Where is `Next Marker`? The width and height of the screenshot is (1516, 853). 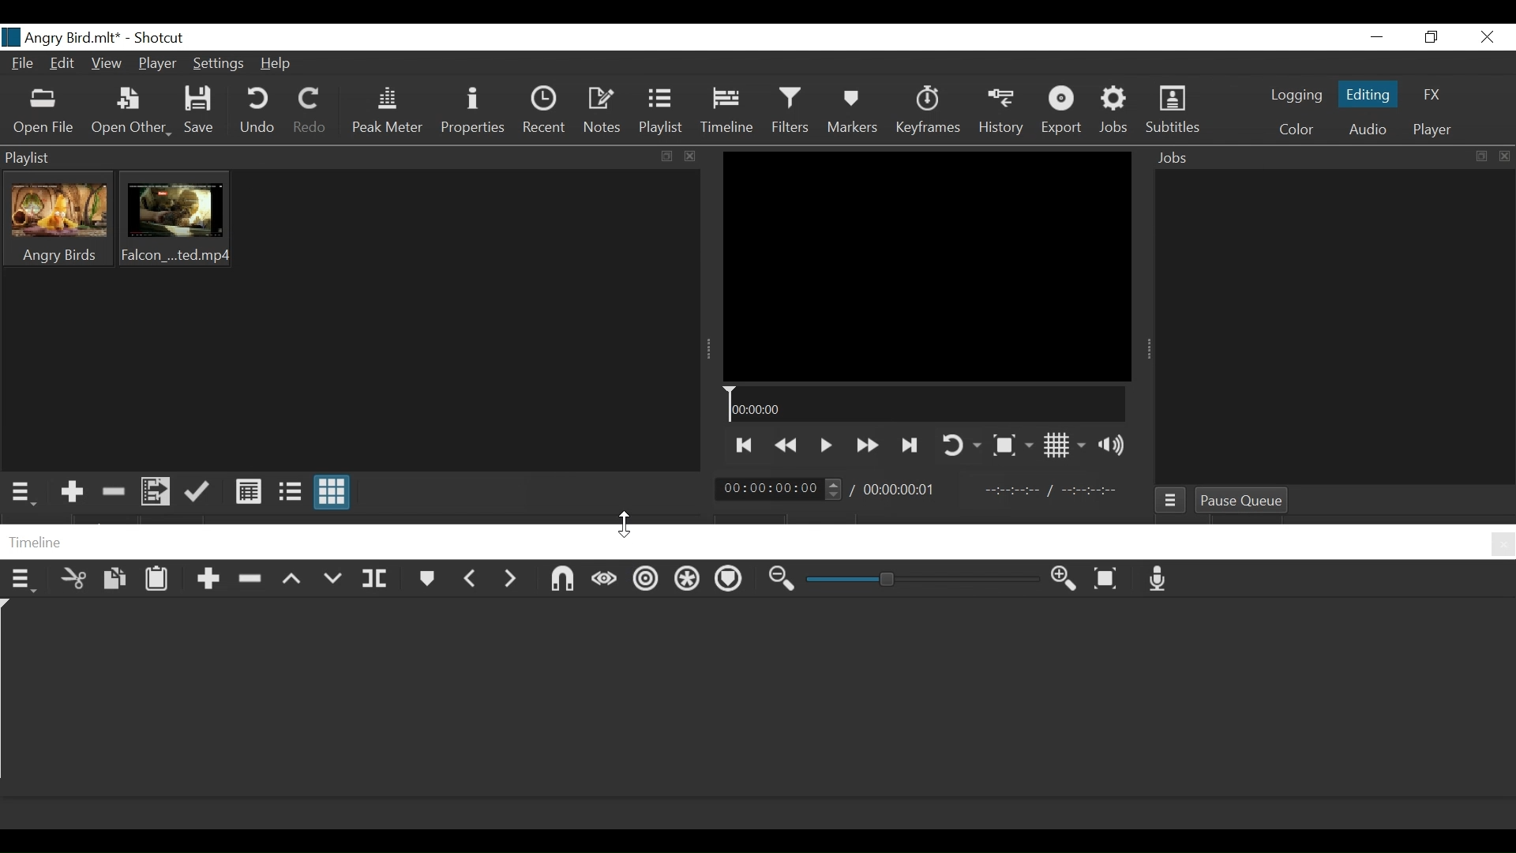 Next Marker is located at coordinates (514, 584).